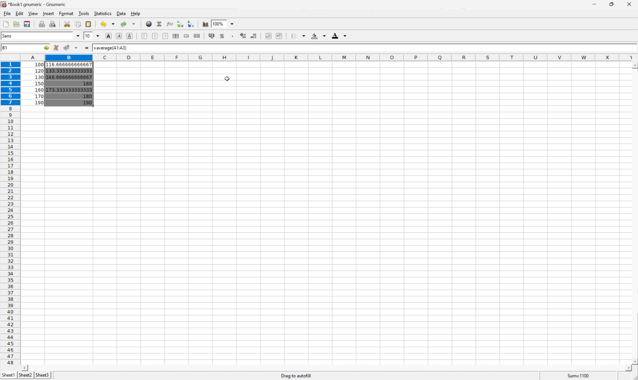 The height and width of the screenshot is (380, 638). I want to click on Undo, so click(107, 24).